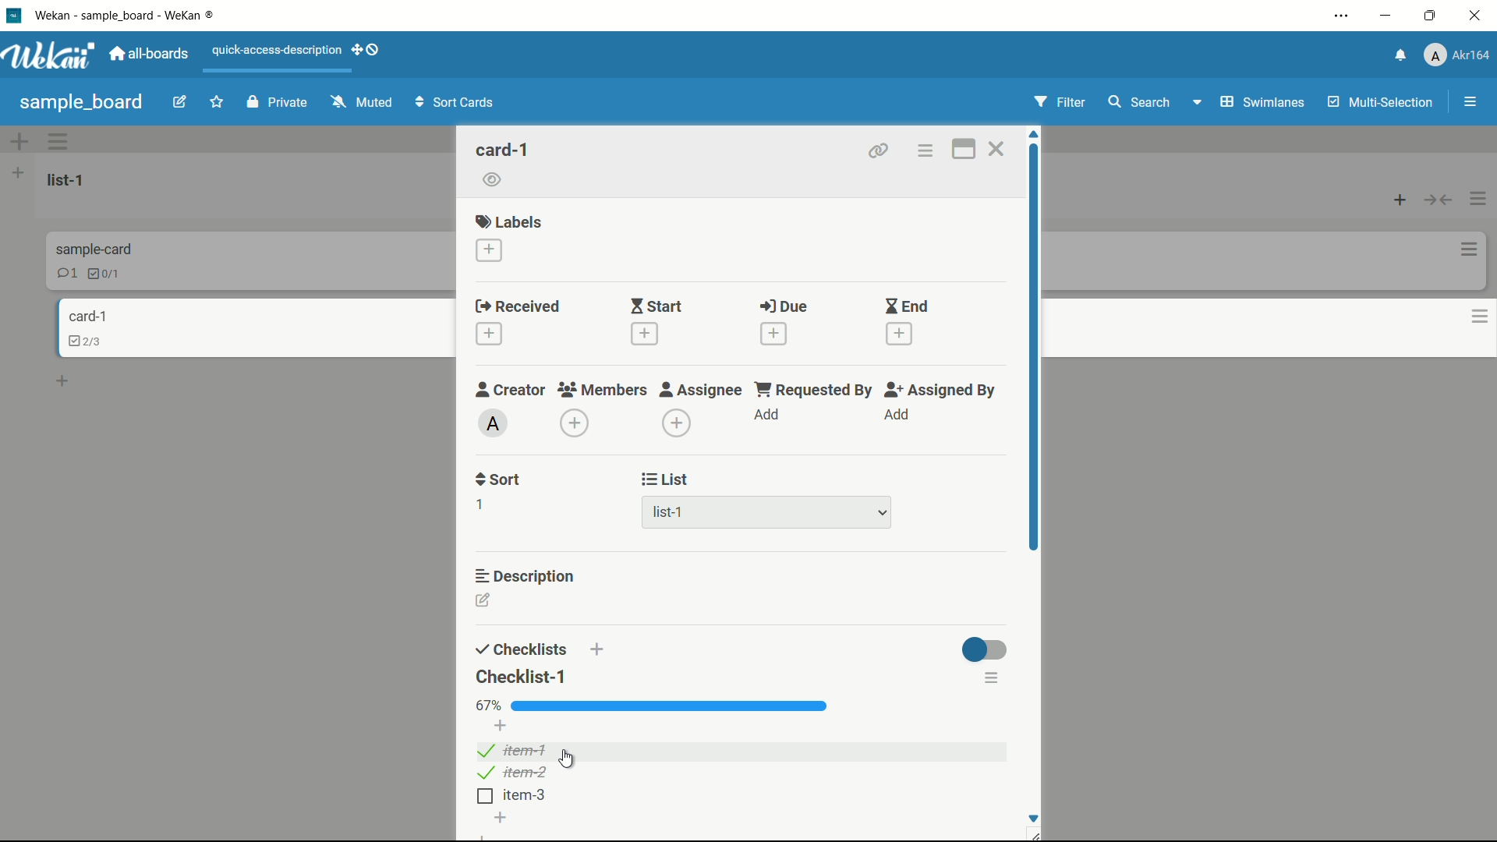 This screenshot has width=1497, height=842. Describe the element at coordinates (92, 249) in the screenshot. I see `card name` at that location.